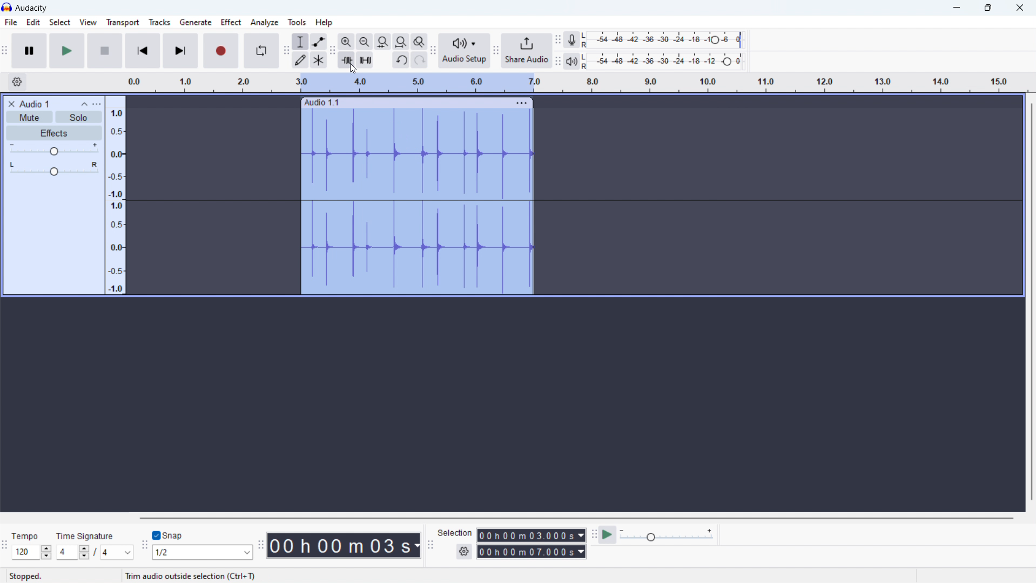 The image size is (1036, 583). I want to click on title, so click(36, 104).